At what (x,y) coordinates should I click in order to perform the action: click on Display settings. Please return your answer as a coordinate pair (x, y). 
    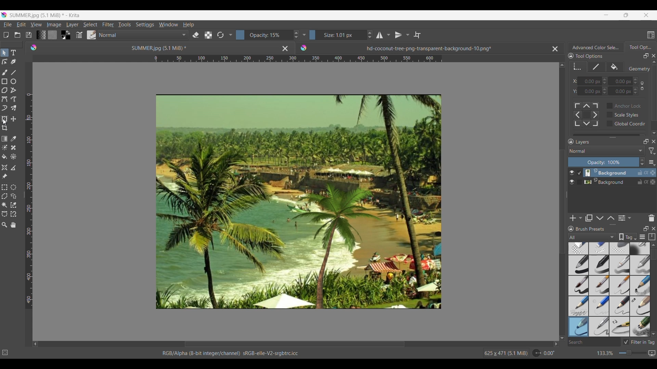
    Looking at the image, I should click on (642, 237).